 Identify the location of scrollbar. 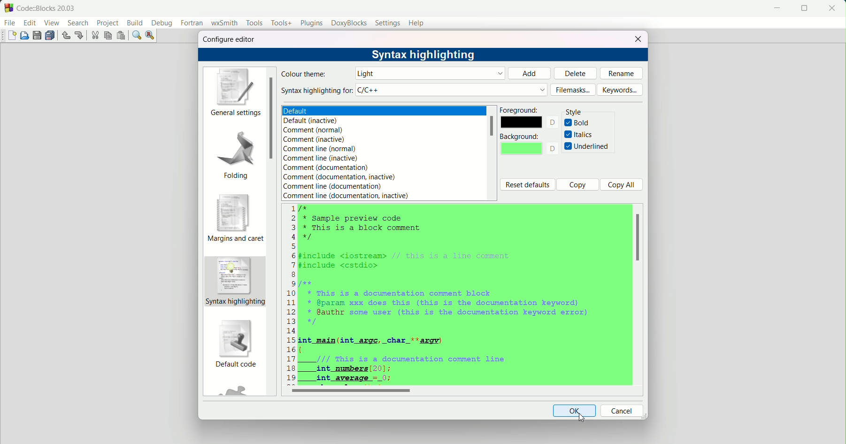
(493, 127).